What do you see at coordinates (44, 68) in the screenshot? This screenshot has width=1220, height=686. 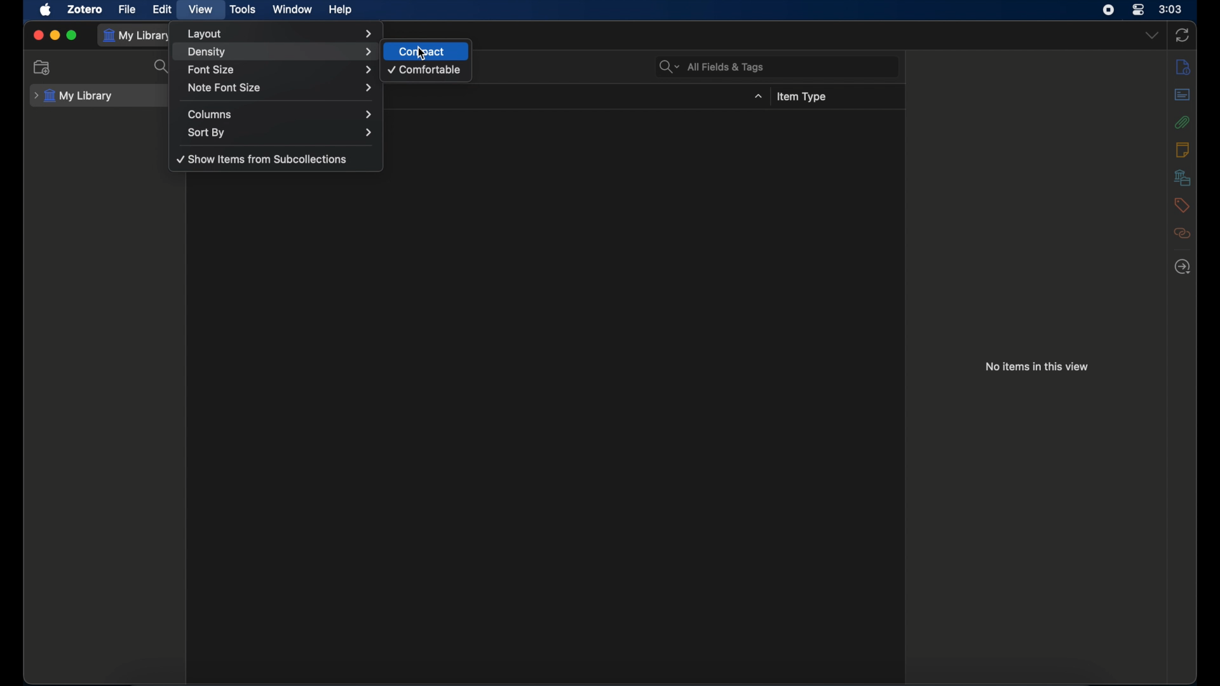 I see `new collection` at bounding box center [44, 68].